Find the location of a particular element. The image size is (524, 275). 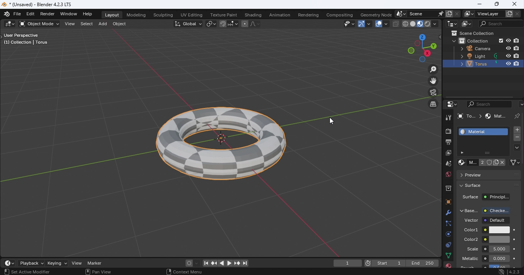

Color1 is located at coordinates (485, 230).